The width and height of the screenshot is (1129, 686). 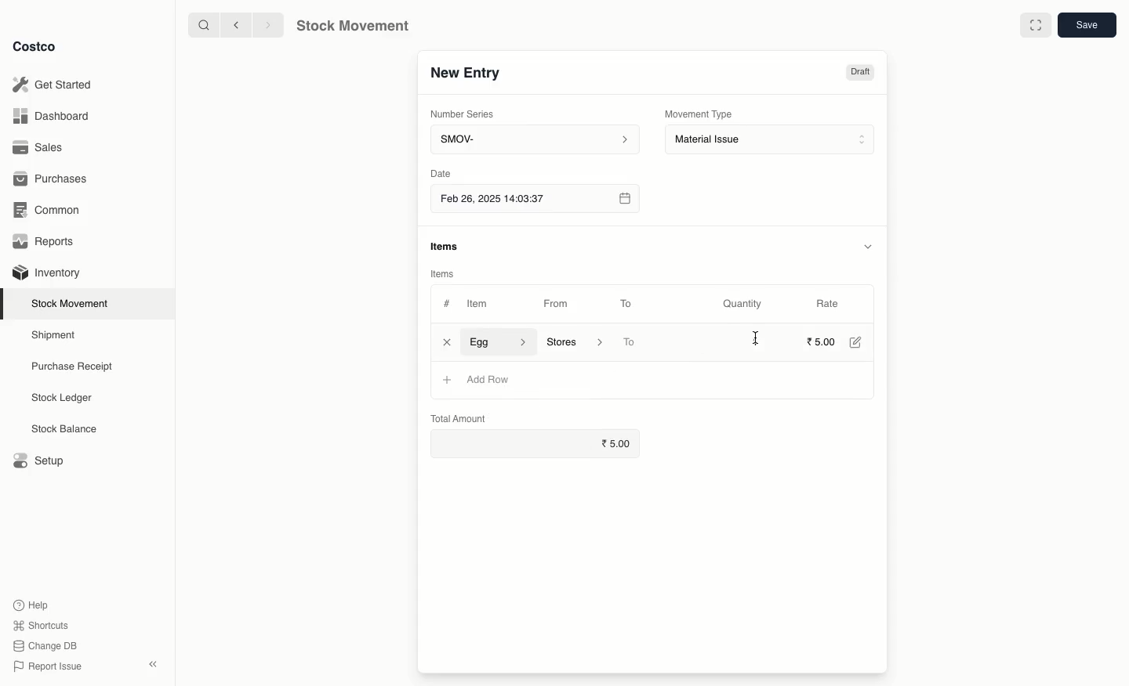 I want to click on items, so click(x=446, y=247).